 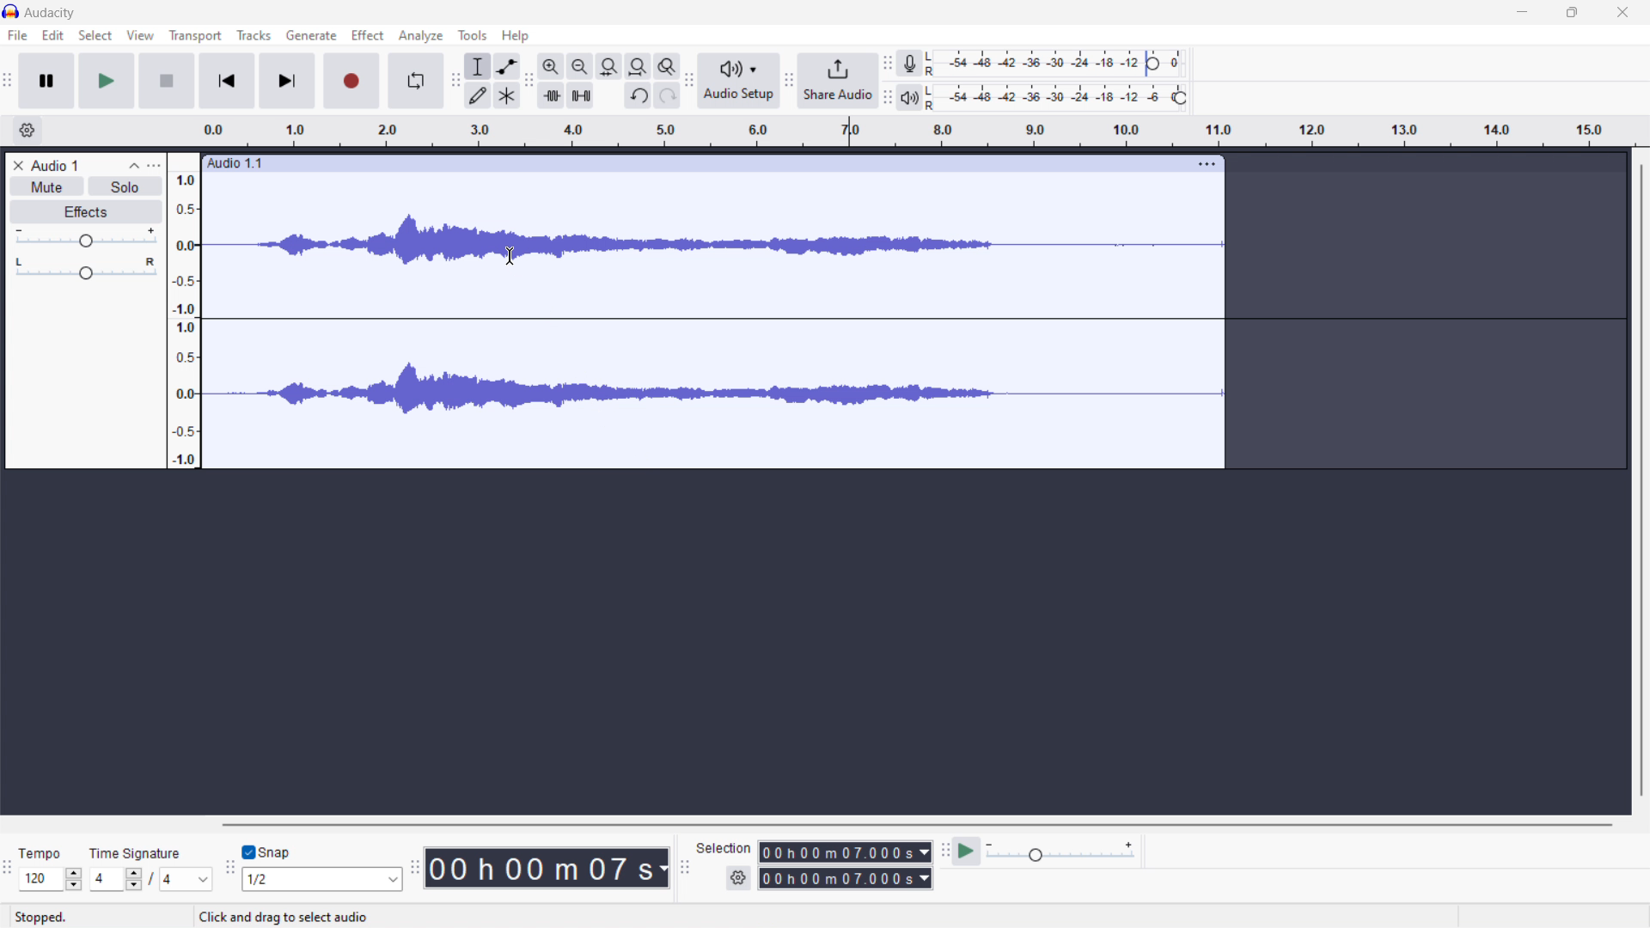 What do you see at coordinates (1524, 12) in the screenshot?
I see `minimize` at bounding box center [1524, 12].